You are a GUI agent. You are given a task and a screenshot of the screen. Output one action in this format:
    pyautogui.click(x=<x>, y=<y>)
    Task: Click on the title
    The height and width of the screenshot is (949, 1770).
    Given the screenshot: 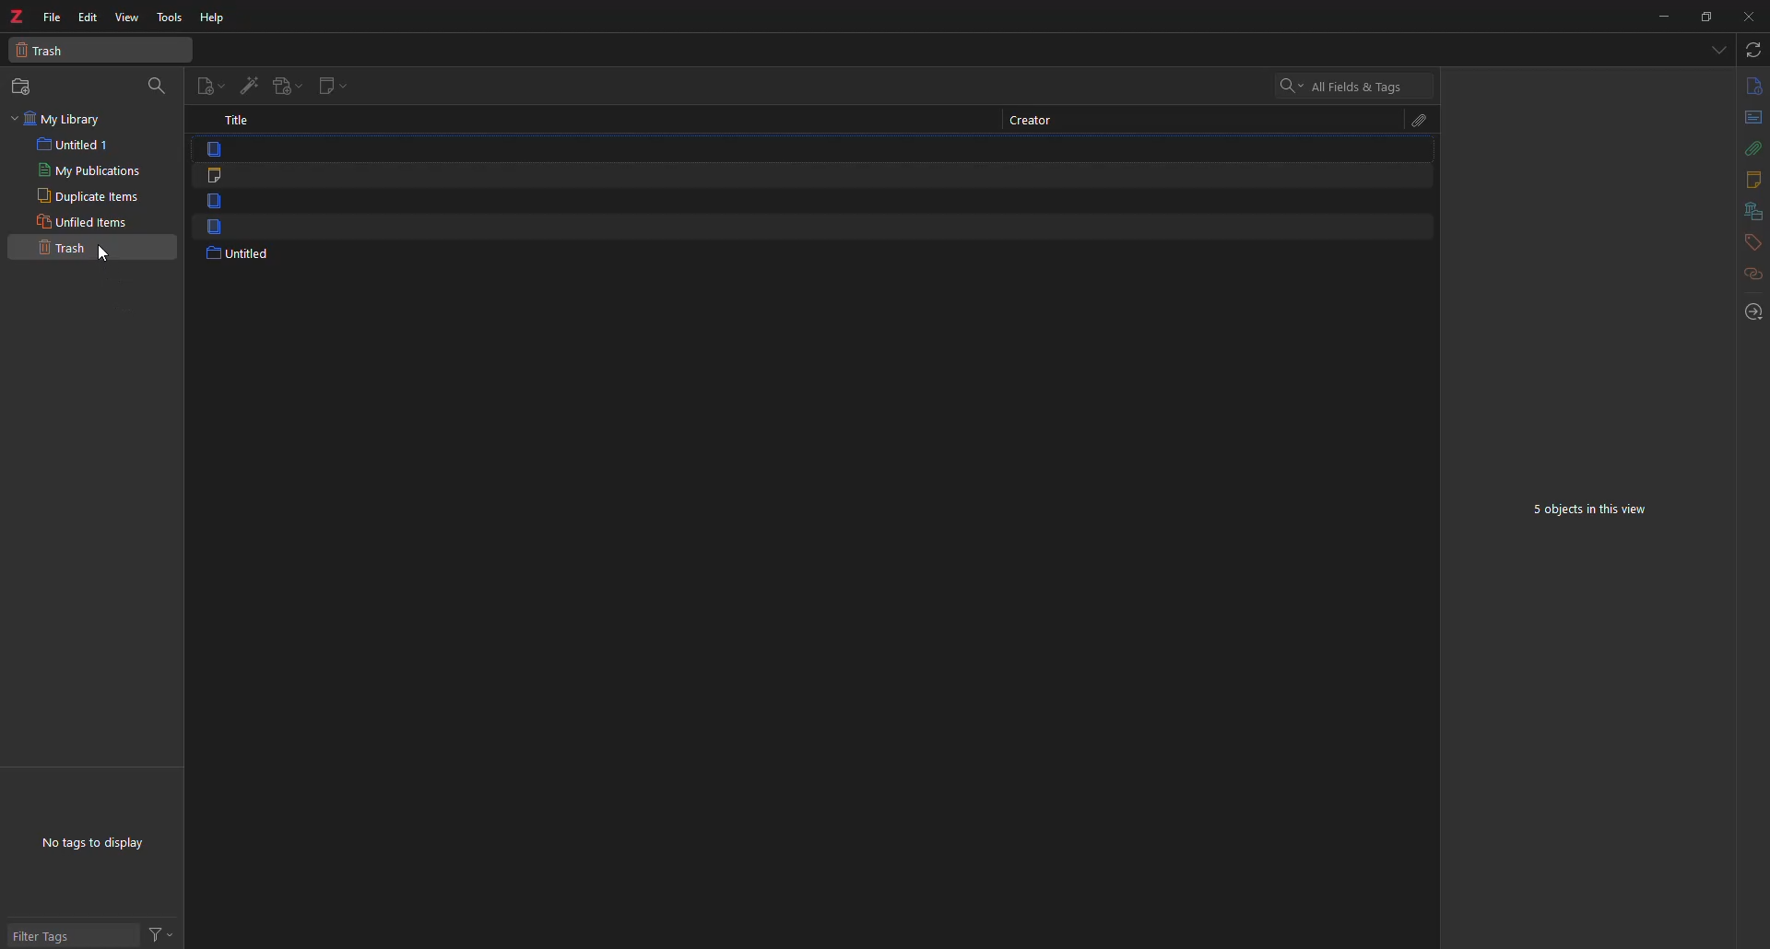 What is the action you would take?
    pyautogui.click(x=257, y=120)
    